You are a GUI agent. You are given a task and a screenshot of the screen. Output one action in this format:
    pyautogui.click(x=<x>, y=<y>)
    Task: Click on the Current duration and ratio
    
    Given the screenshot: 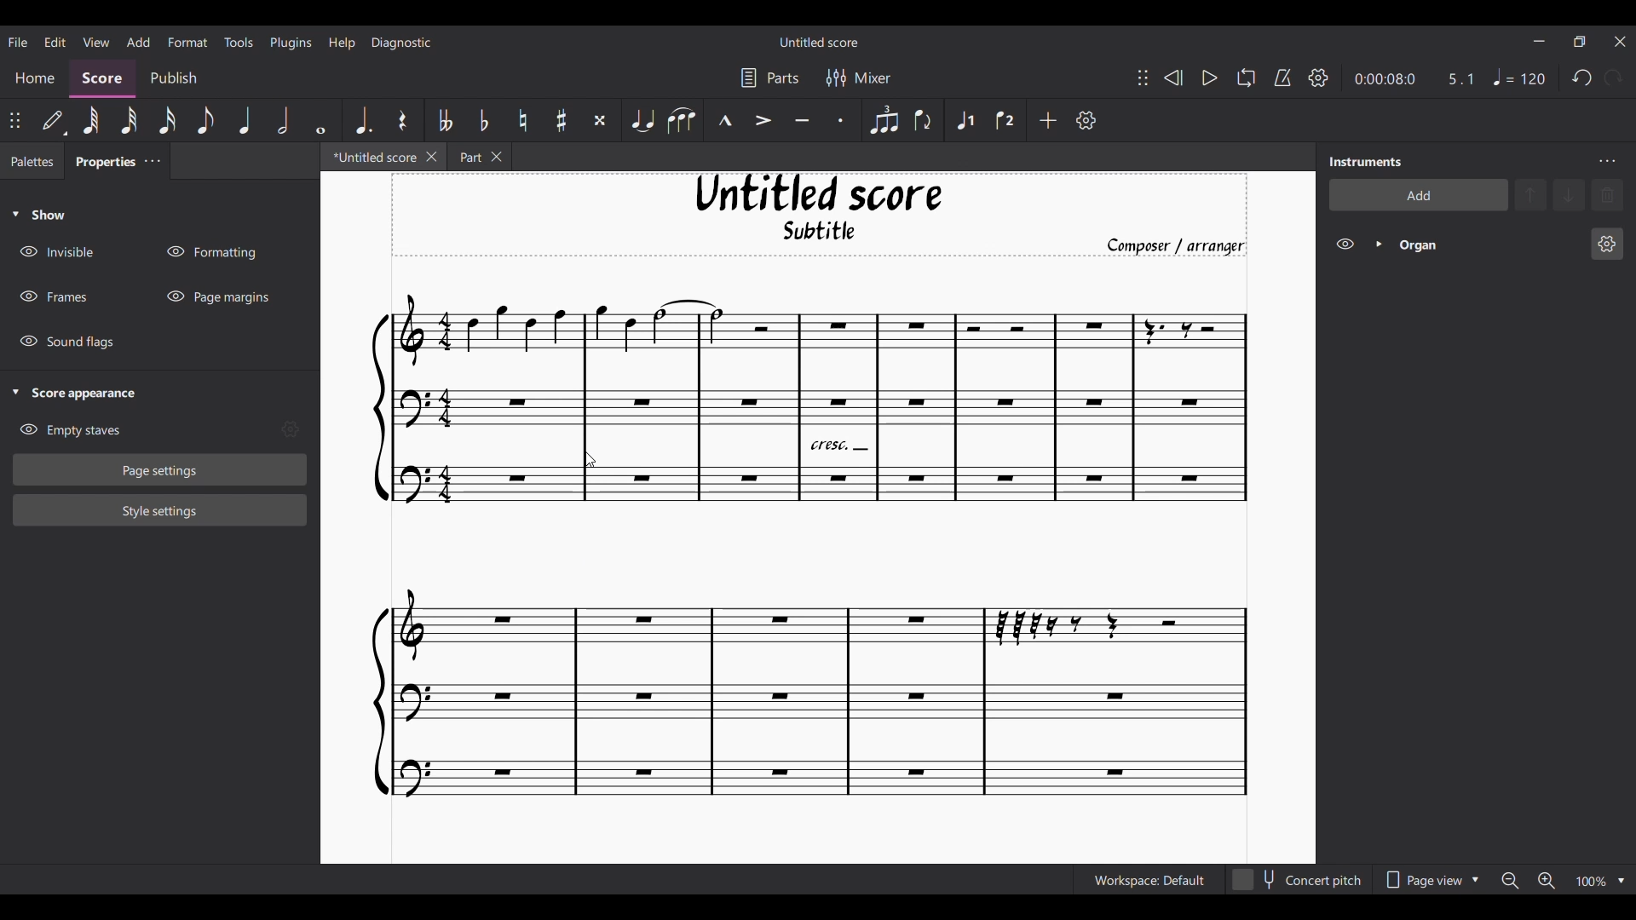 What is the action you would take?
    pyautogui.click(x=1414, y=78)
    